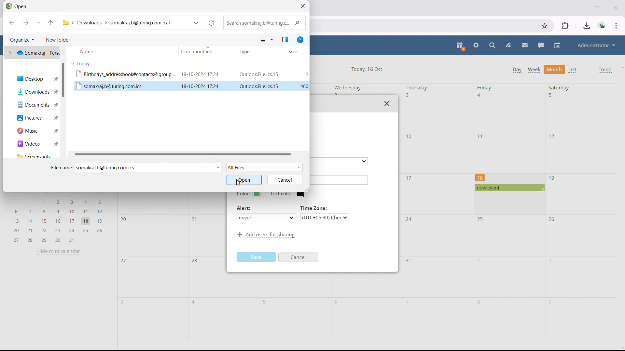 The height and width of the screenshot is (351, 625). Describe the element at coordinates (304, 86) in the screenshot. I see `460` at that location.